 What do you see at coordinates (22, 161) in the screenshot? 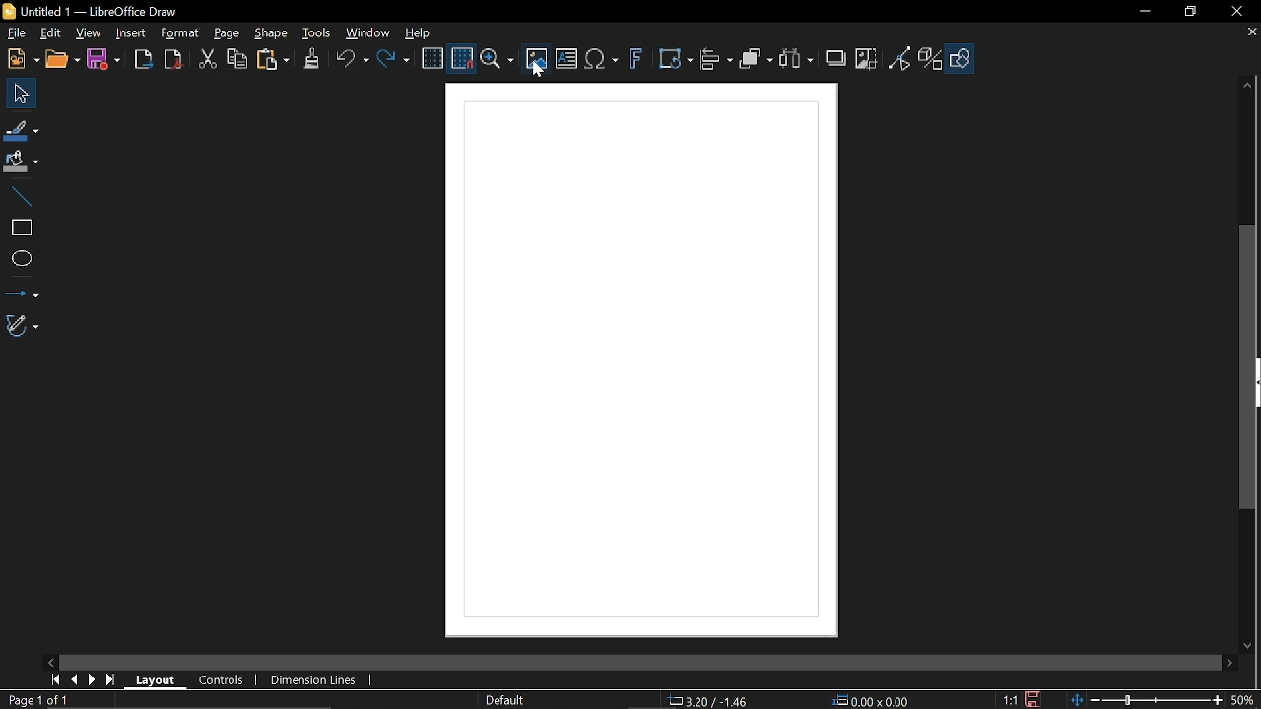
I see `Fill color` at bounding box center [22, 161].